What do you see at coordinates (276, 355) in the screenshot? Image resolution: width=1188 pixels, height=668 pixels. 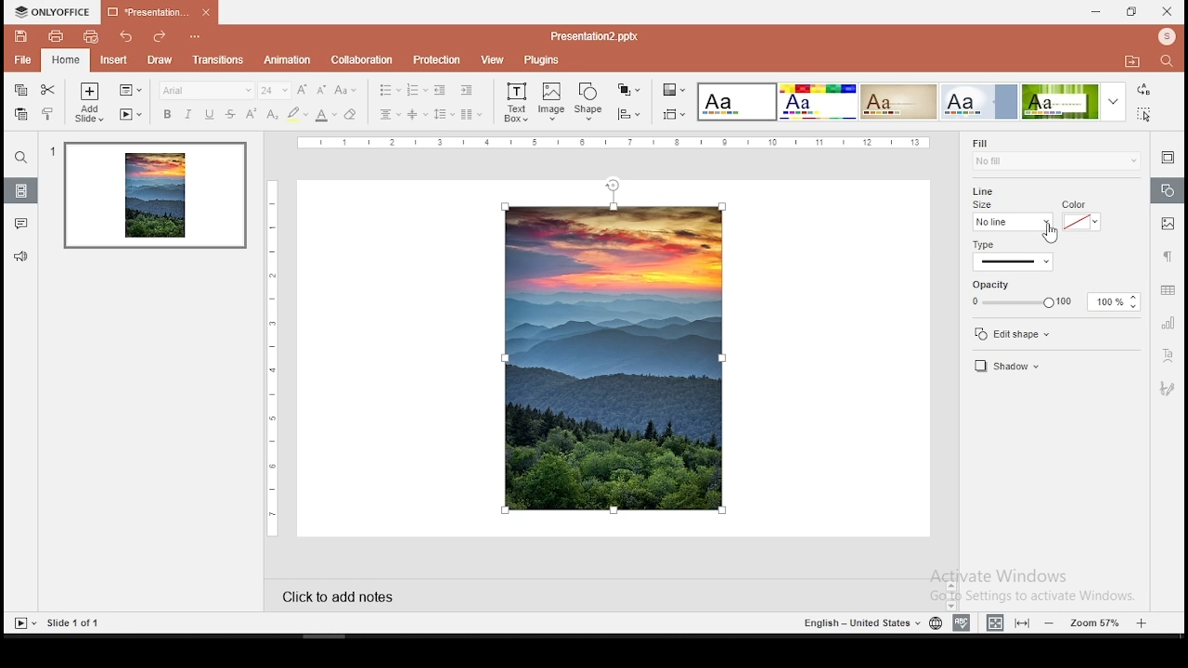 I see `vertical scale` at bounding box center [276, 355].